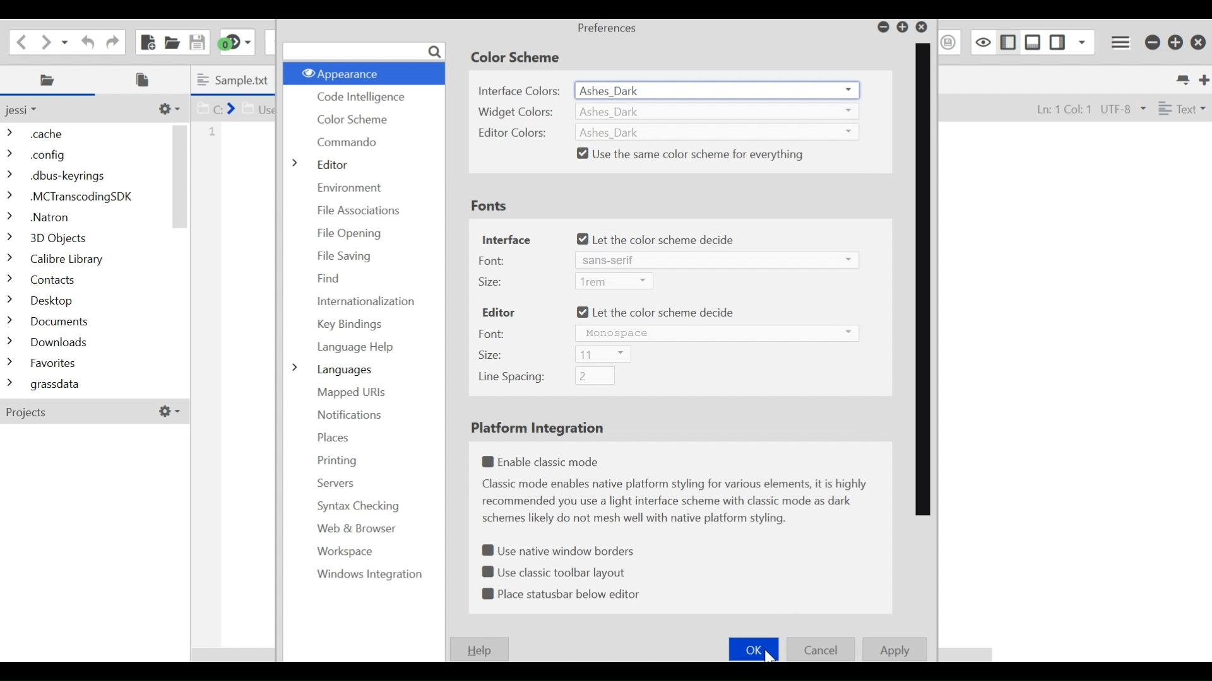 This screenshot has width=1212, height=681. Describe the element at coordinates (351, 393) in the screenshot. I see `Mapped URL` at that location.